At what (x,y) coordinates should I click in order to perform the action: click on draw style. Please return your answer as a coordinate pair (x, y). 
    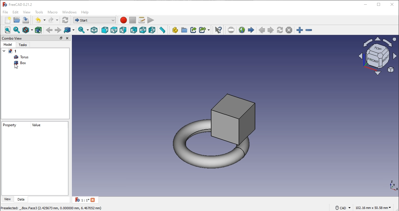
    Looking at the image, I should click on (28, 30).